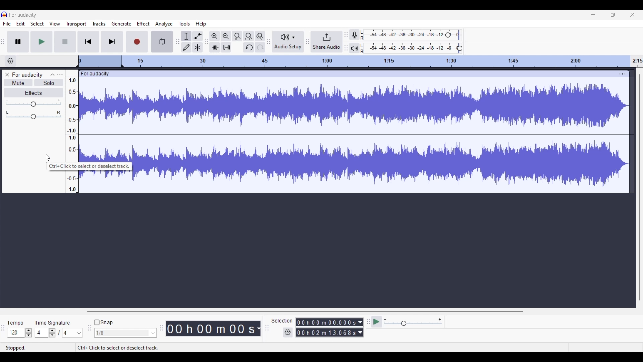 The image size is (643, 362). I want to click on Max. gain, so click(59, 100).